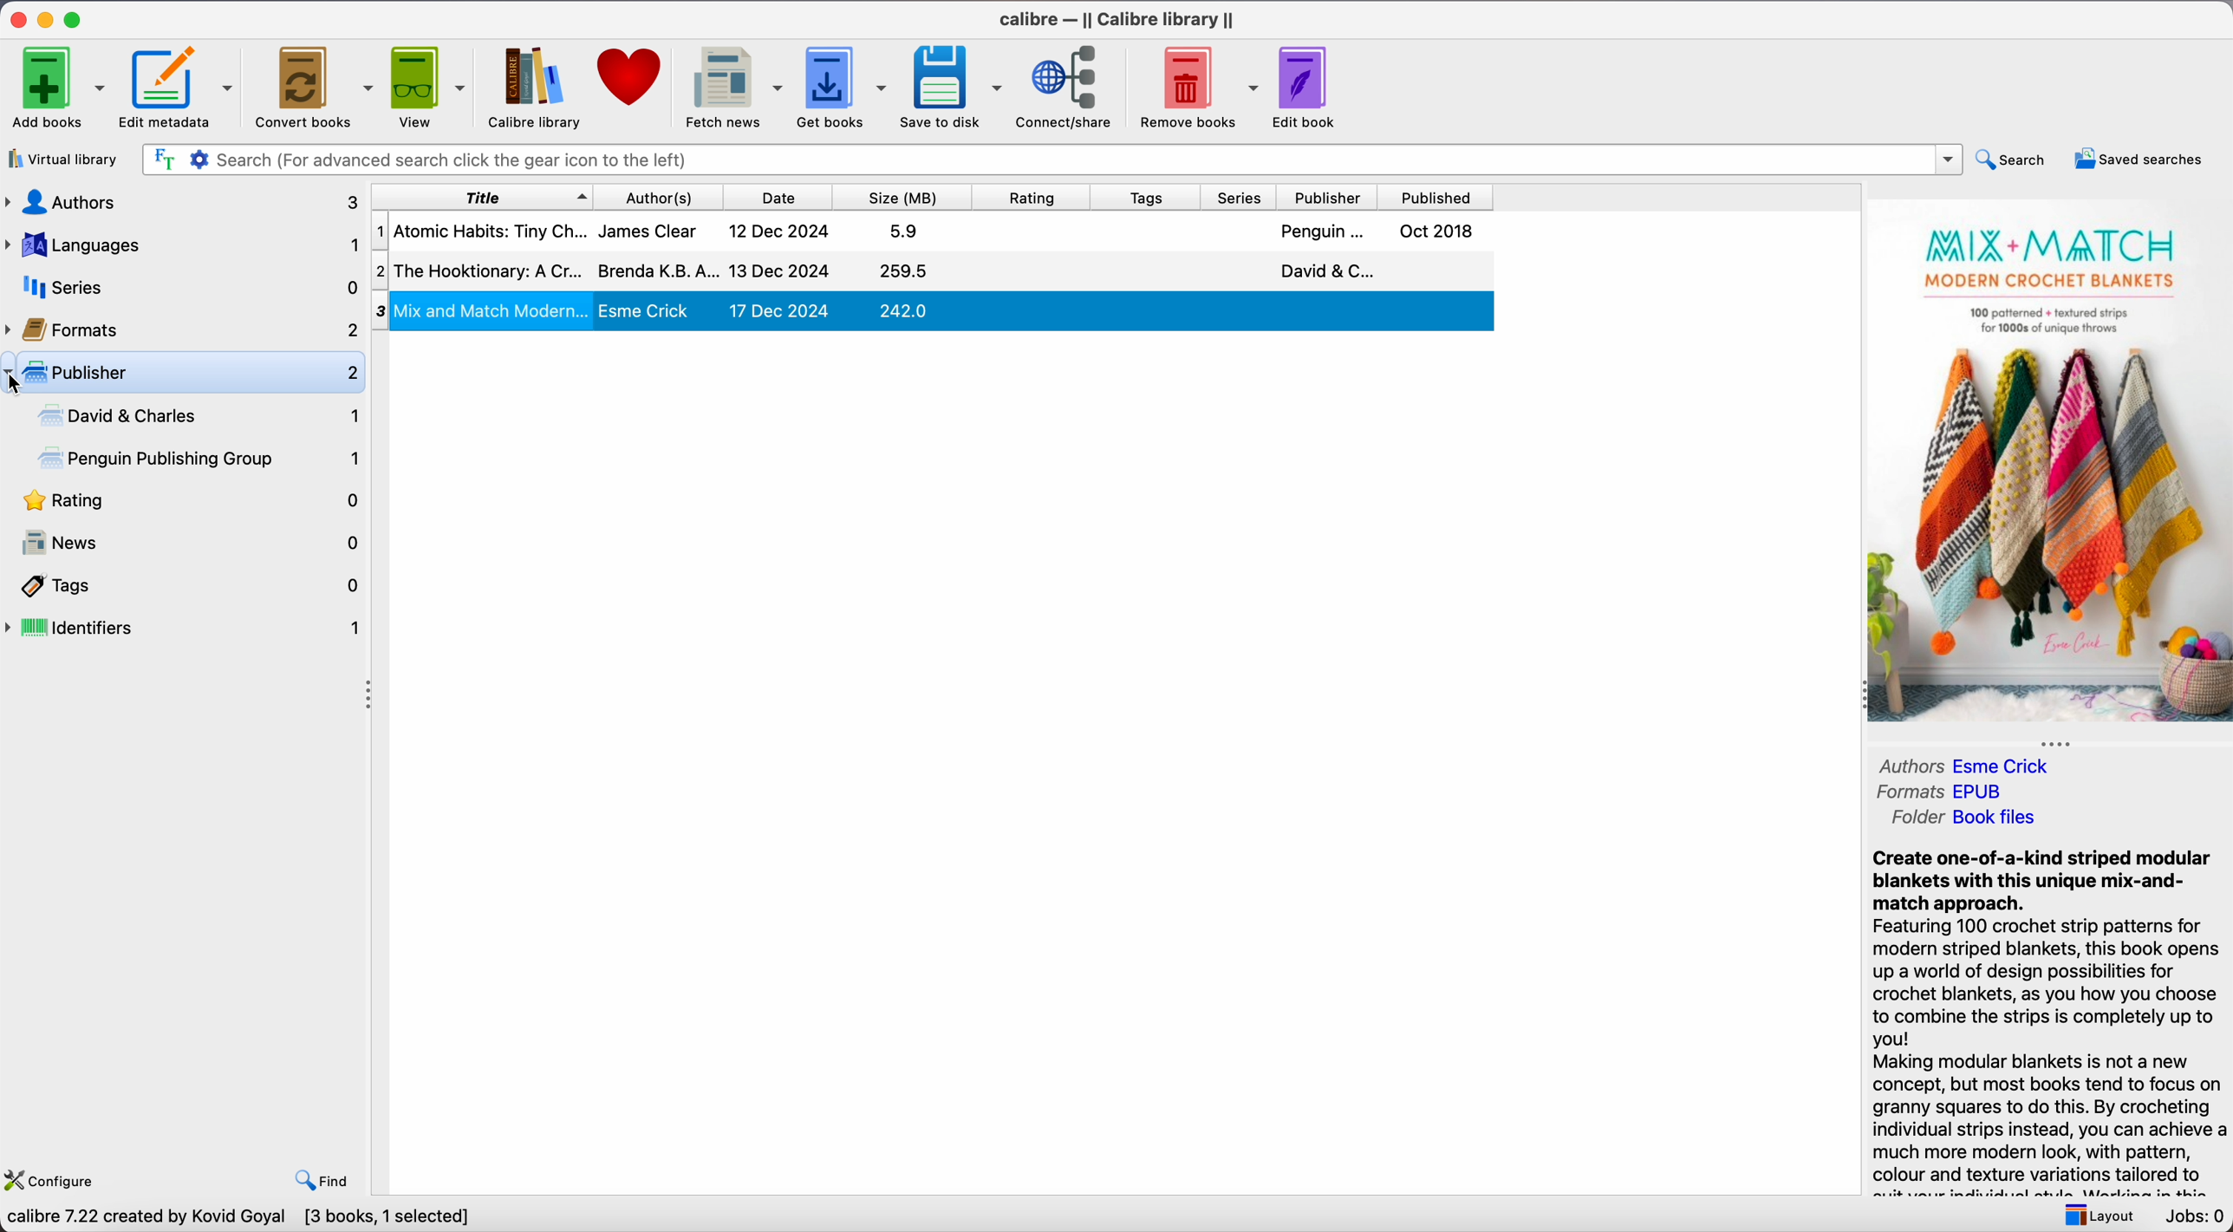 The image size is (2233, 1232). I want to click on publisher, so click(1330, 197).